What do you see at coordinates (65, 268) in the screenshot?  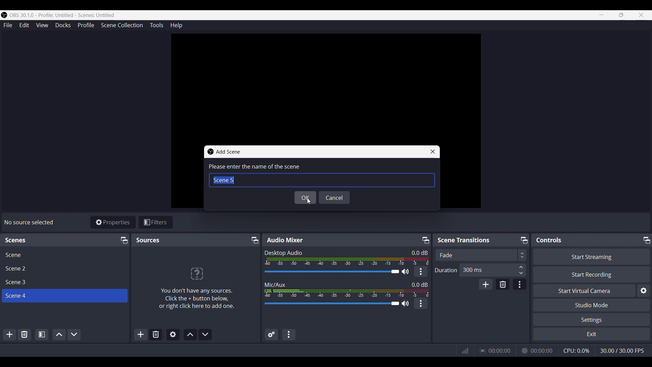 I see `Scene 2` at bounding box center [65, 268].